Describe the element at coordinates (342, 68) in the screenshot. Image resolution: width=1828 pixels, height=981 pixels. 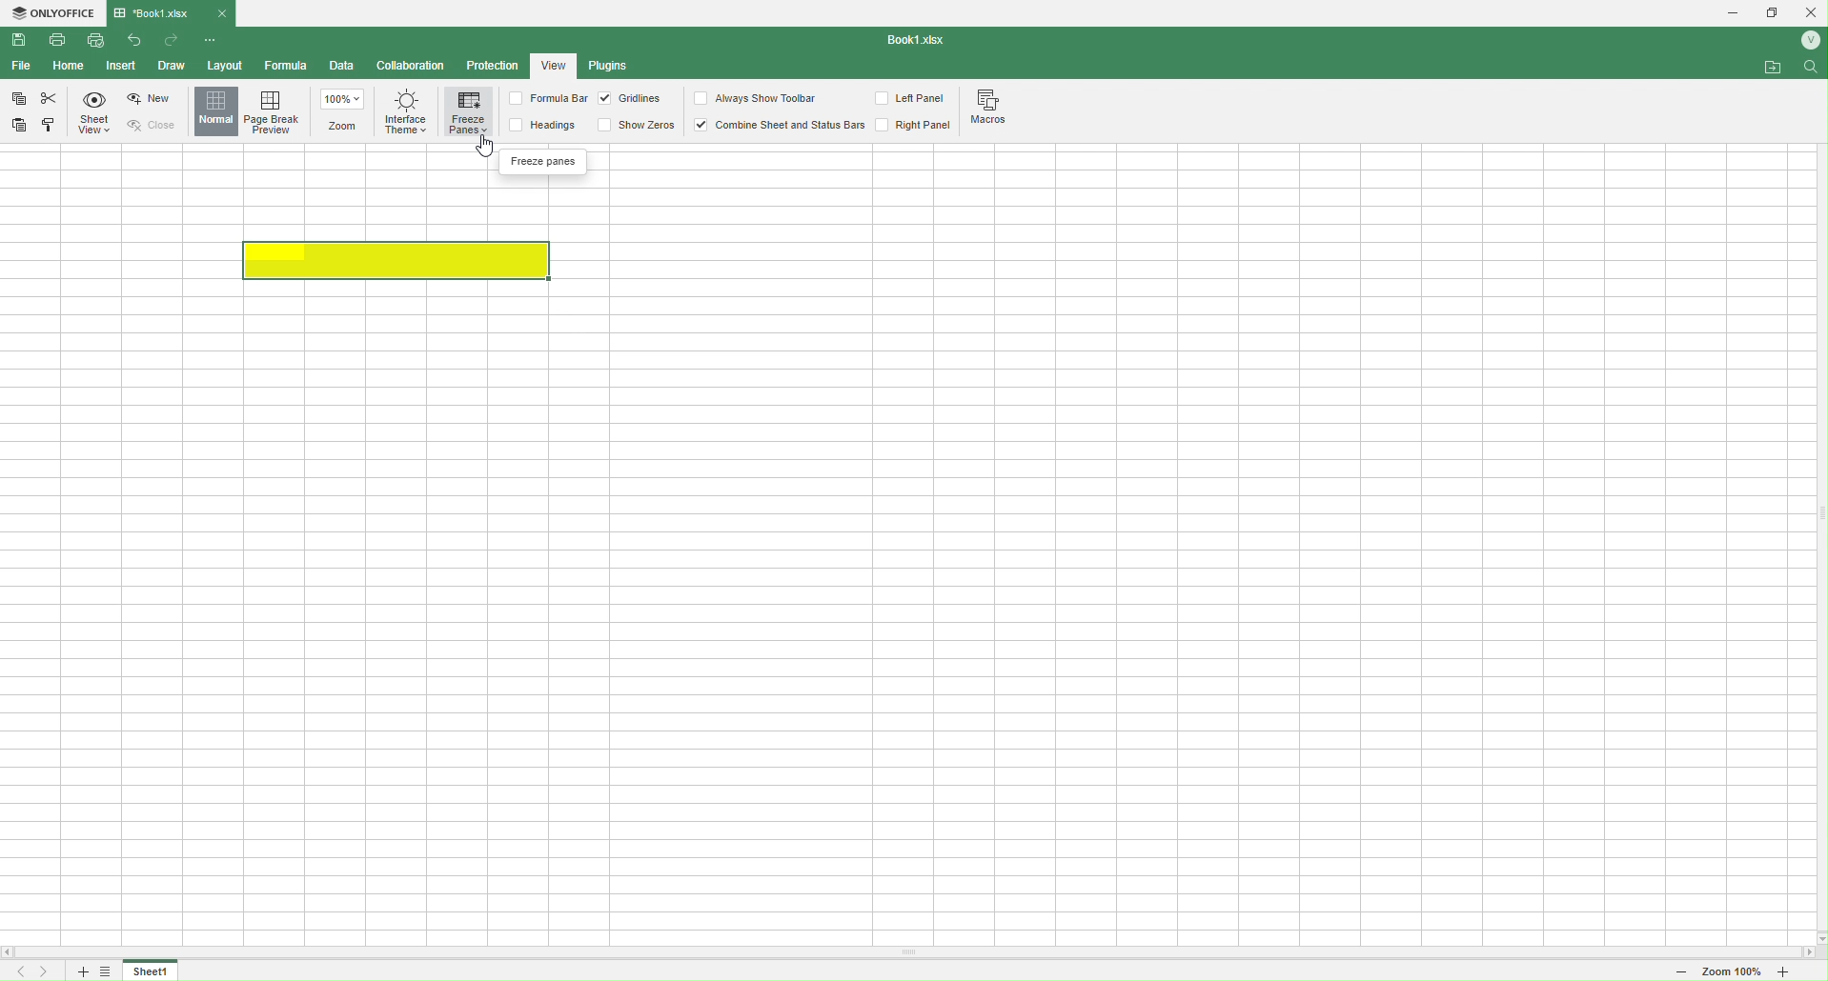
I see `Data` at that location.